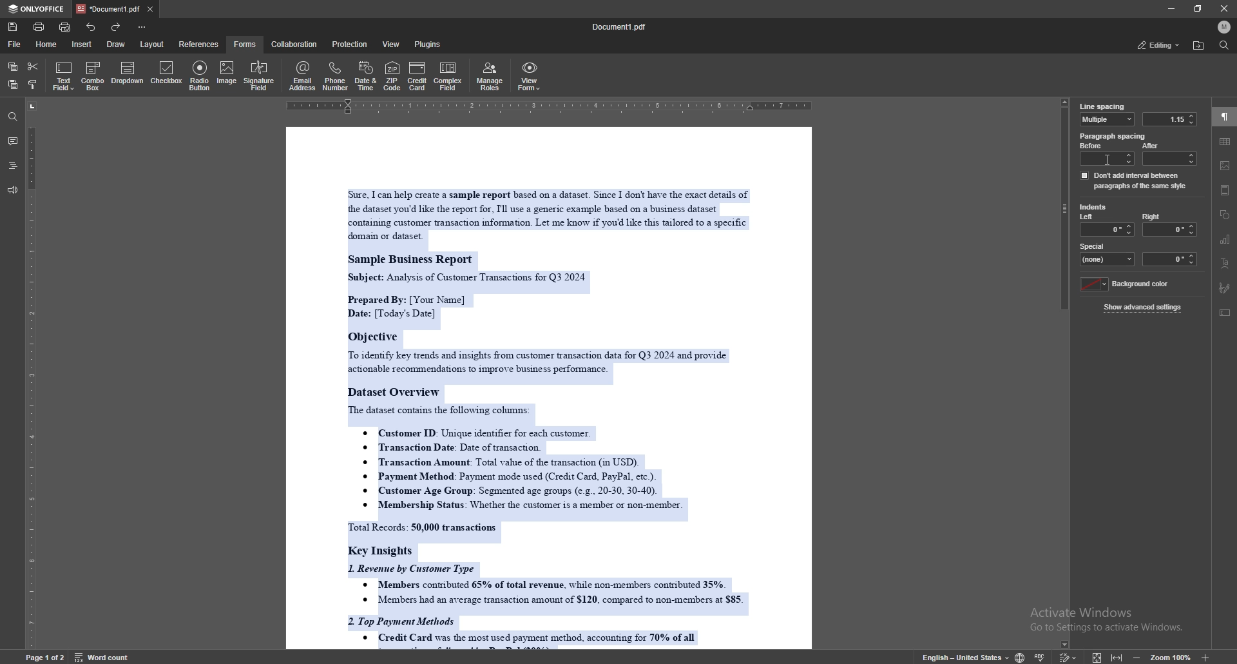  I want to click on images, so click(1225, 166).